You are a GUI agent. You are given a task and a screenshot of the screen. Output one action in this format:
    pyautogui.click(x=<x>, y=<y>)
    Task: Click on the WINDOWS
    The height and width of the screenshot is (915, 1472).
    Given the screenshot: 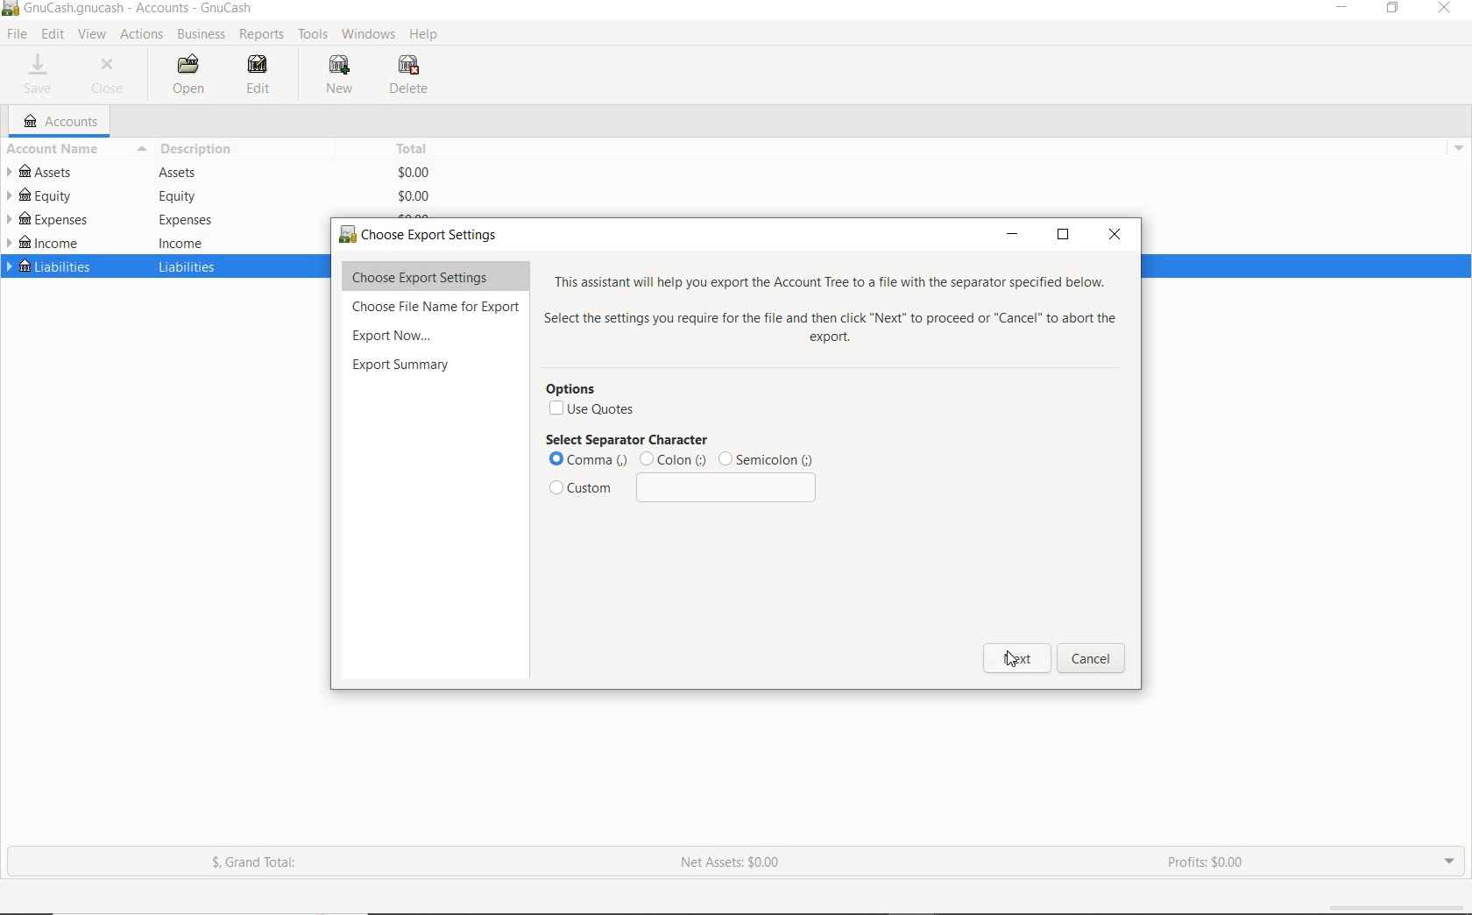 What is the action you would take?
    pyautogui.click(x=366, y=35)
    